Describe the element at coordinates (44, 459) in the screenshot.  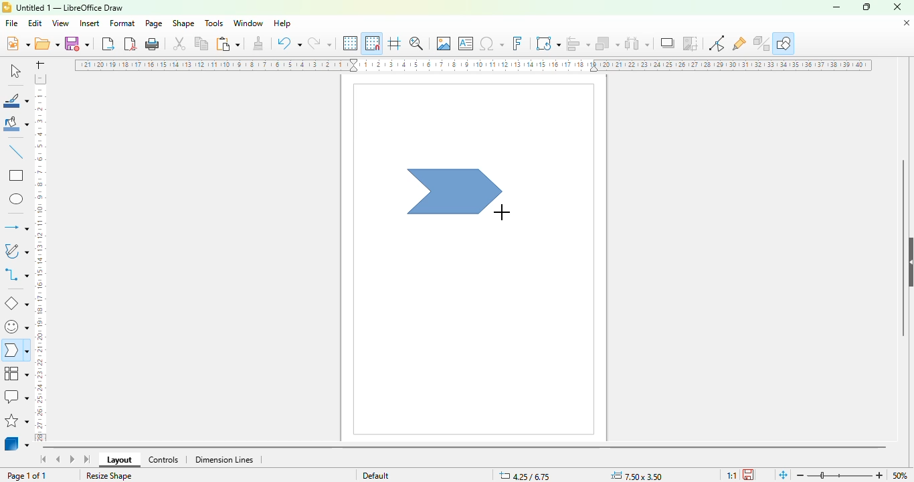
I see `scroll to first sheet` at that location.